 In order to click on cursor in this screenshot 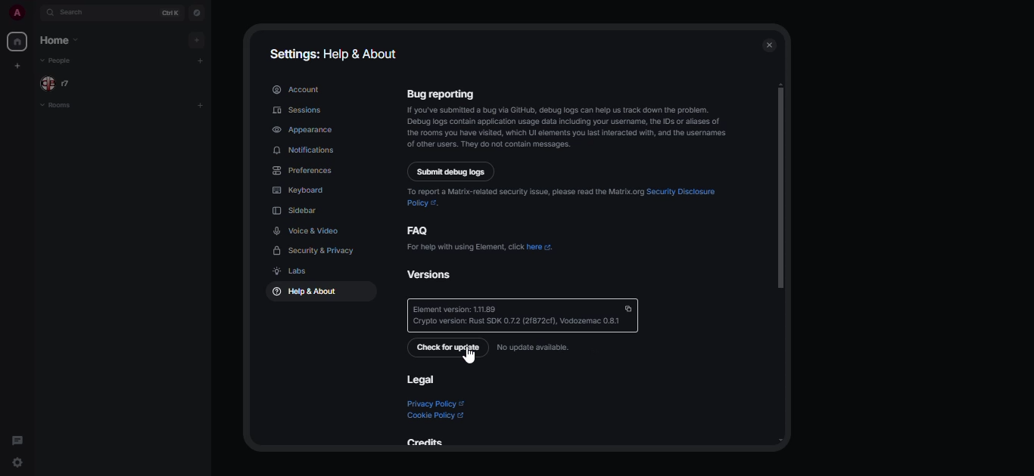, I will do `click(469, 357)`.